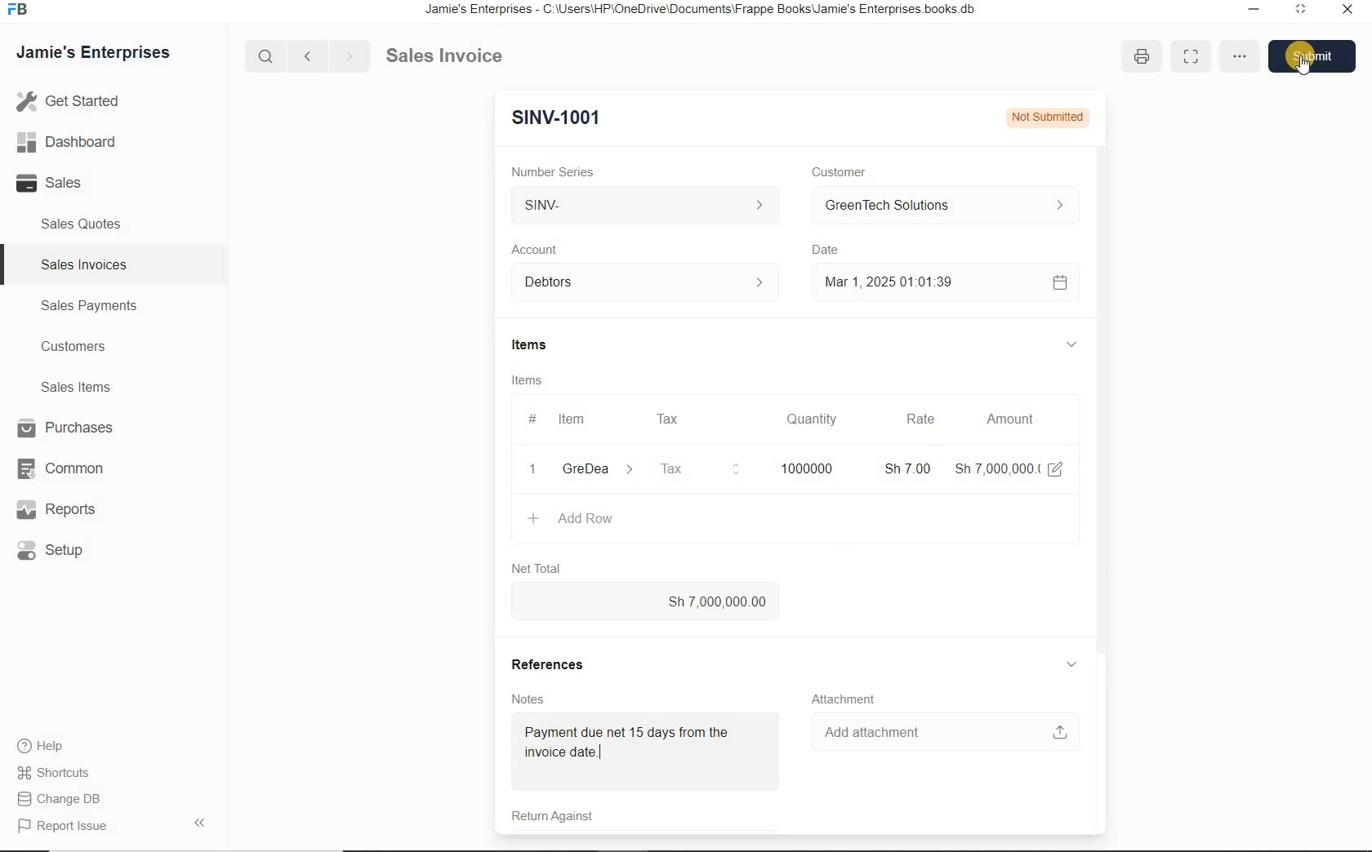 Image resolution: width=1372 pixels, height=852 pixels. I want to click on Shortcuts, so click(60, 772).